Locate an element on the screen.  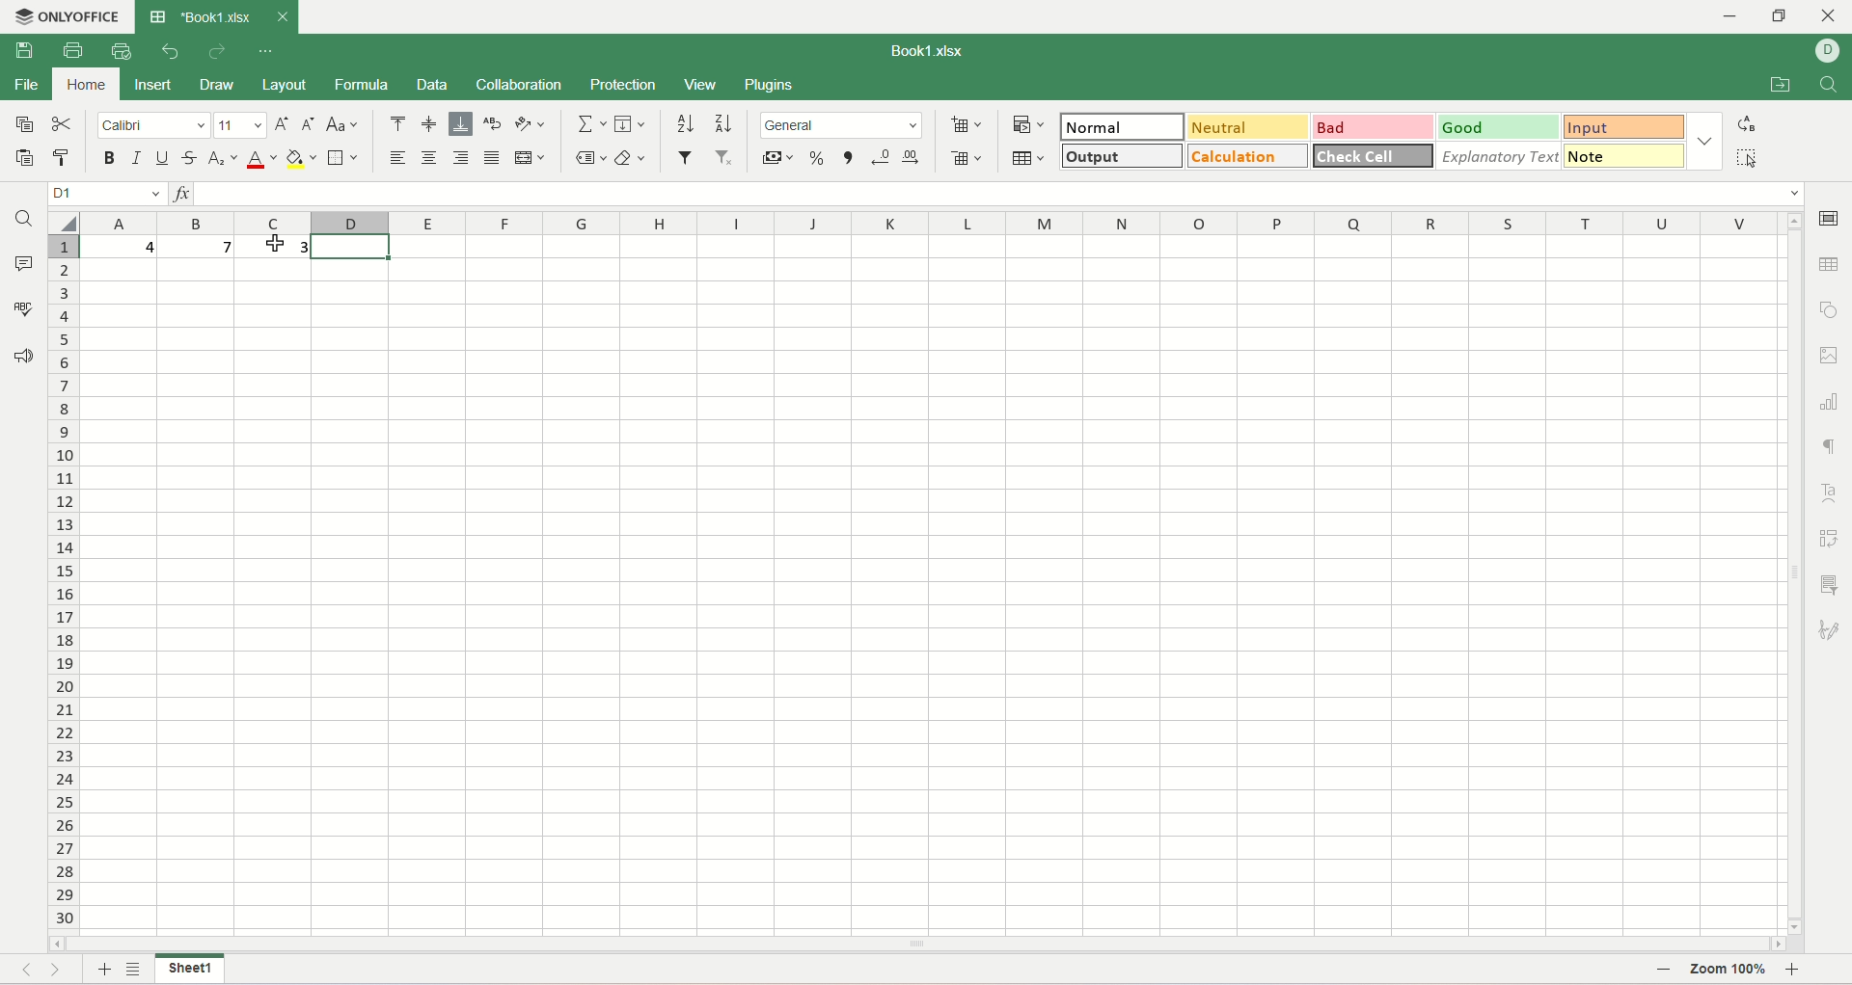
border is located at coordinates (344, 157).